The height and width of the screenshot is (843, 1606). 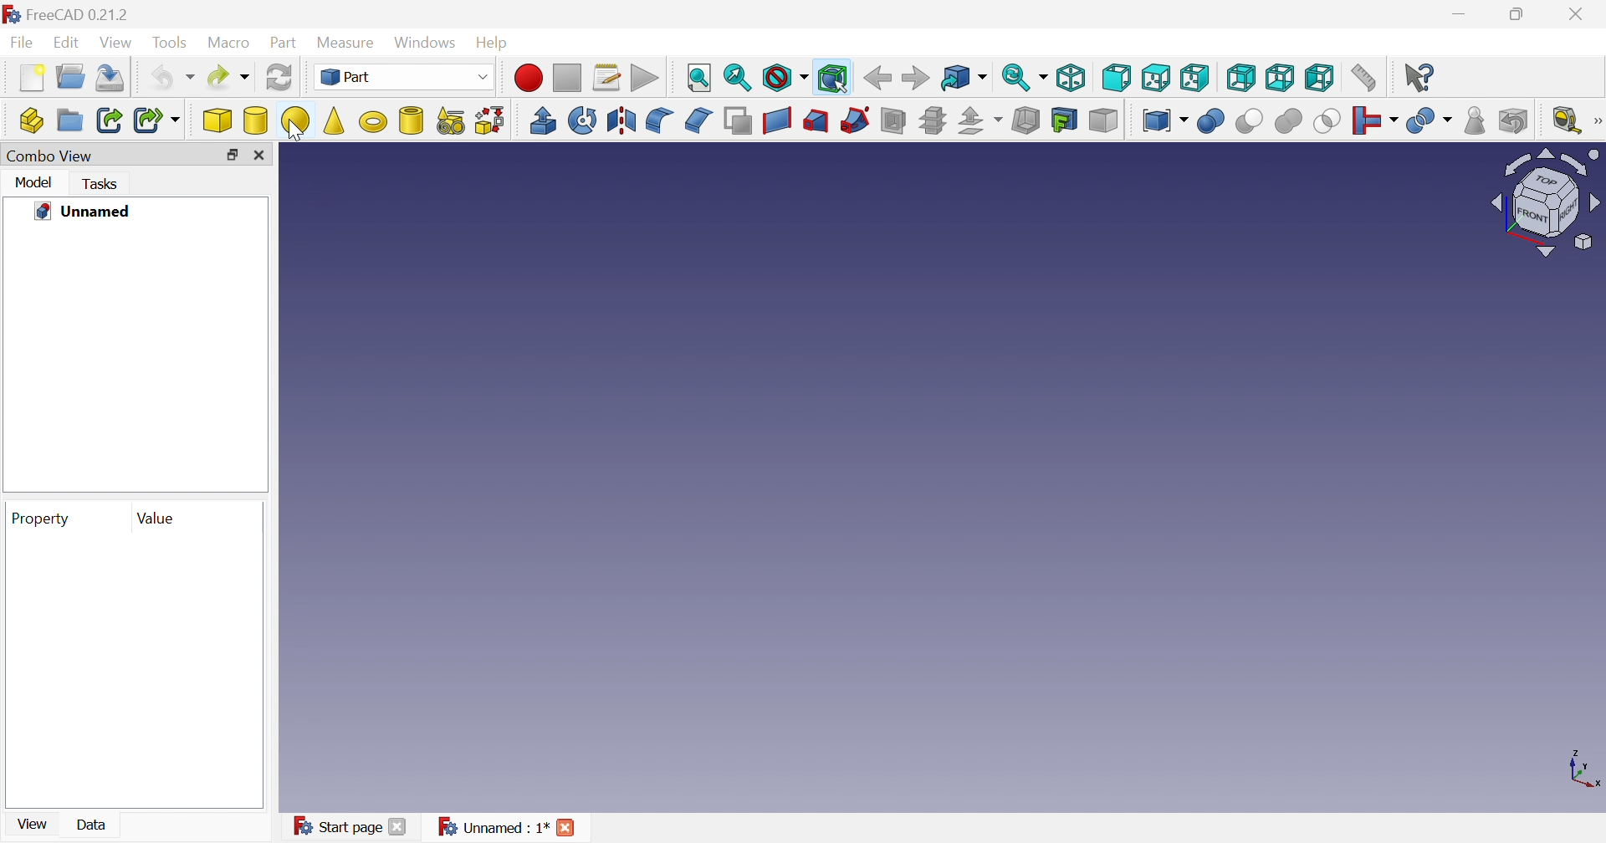 What do you see at coordinates (171, 43) in the screenshot?
I see `Tools` at bounding box center [171, 43].